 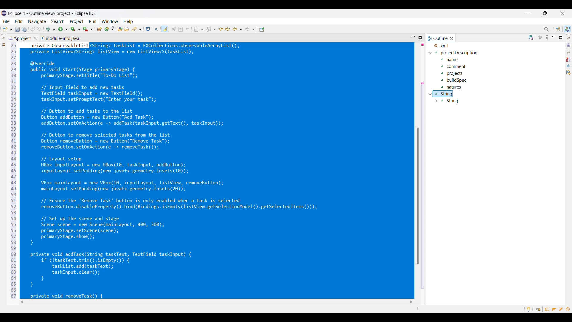 What do you see at coordinates (187, 30) in the screenshot?
I see `Show whitespace characters` at bounding box center [187, 30].